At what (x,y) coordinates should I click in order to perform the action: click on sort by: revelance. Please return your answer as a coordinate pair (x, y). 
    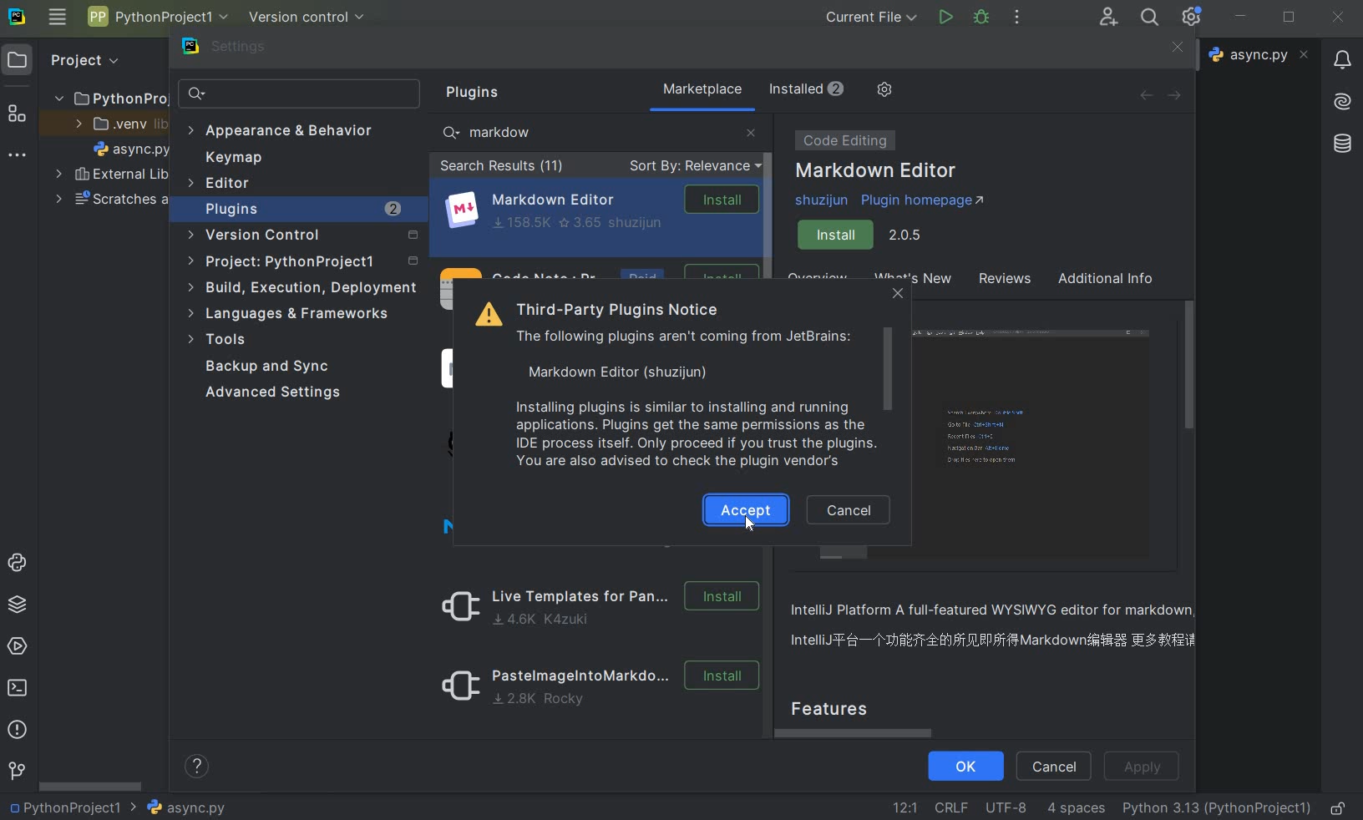
    Looking at the image, I should click on (692, 167).